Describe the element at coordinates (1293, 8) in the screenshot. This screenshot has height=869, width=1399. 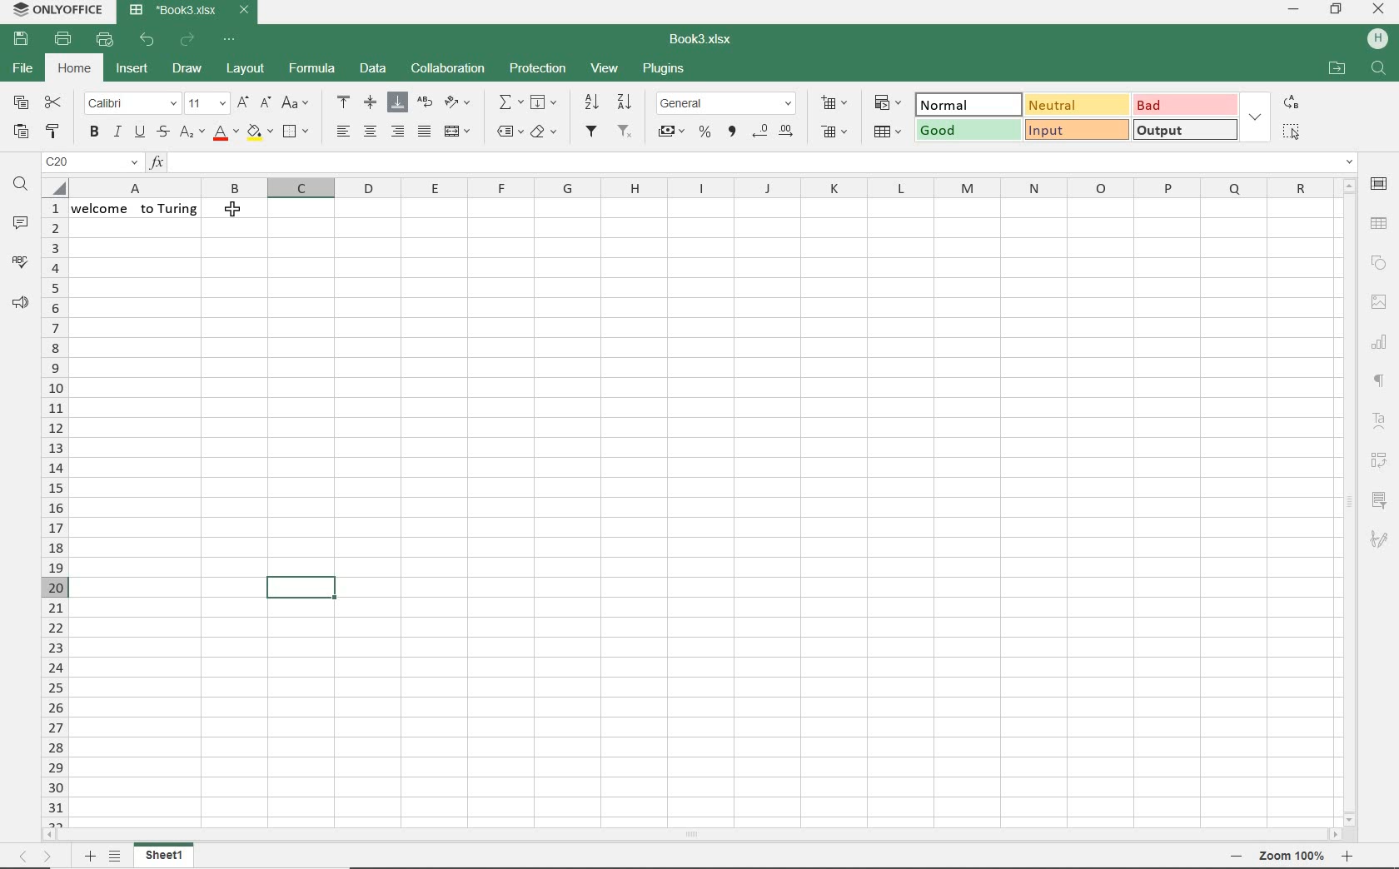
I see `minimize` at that location.